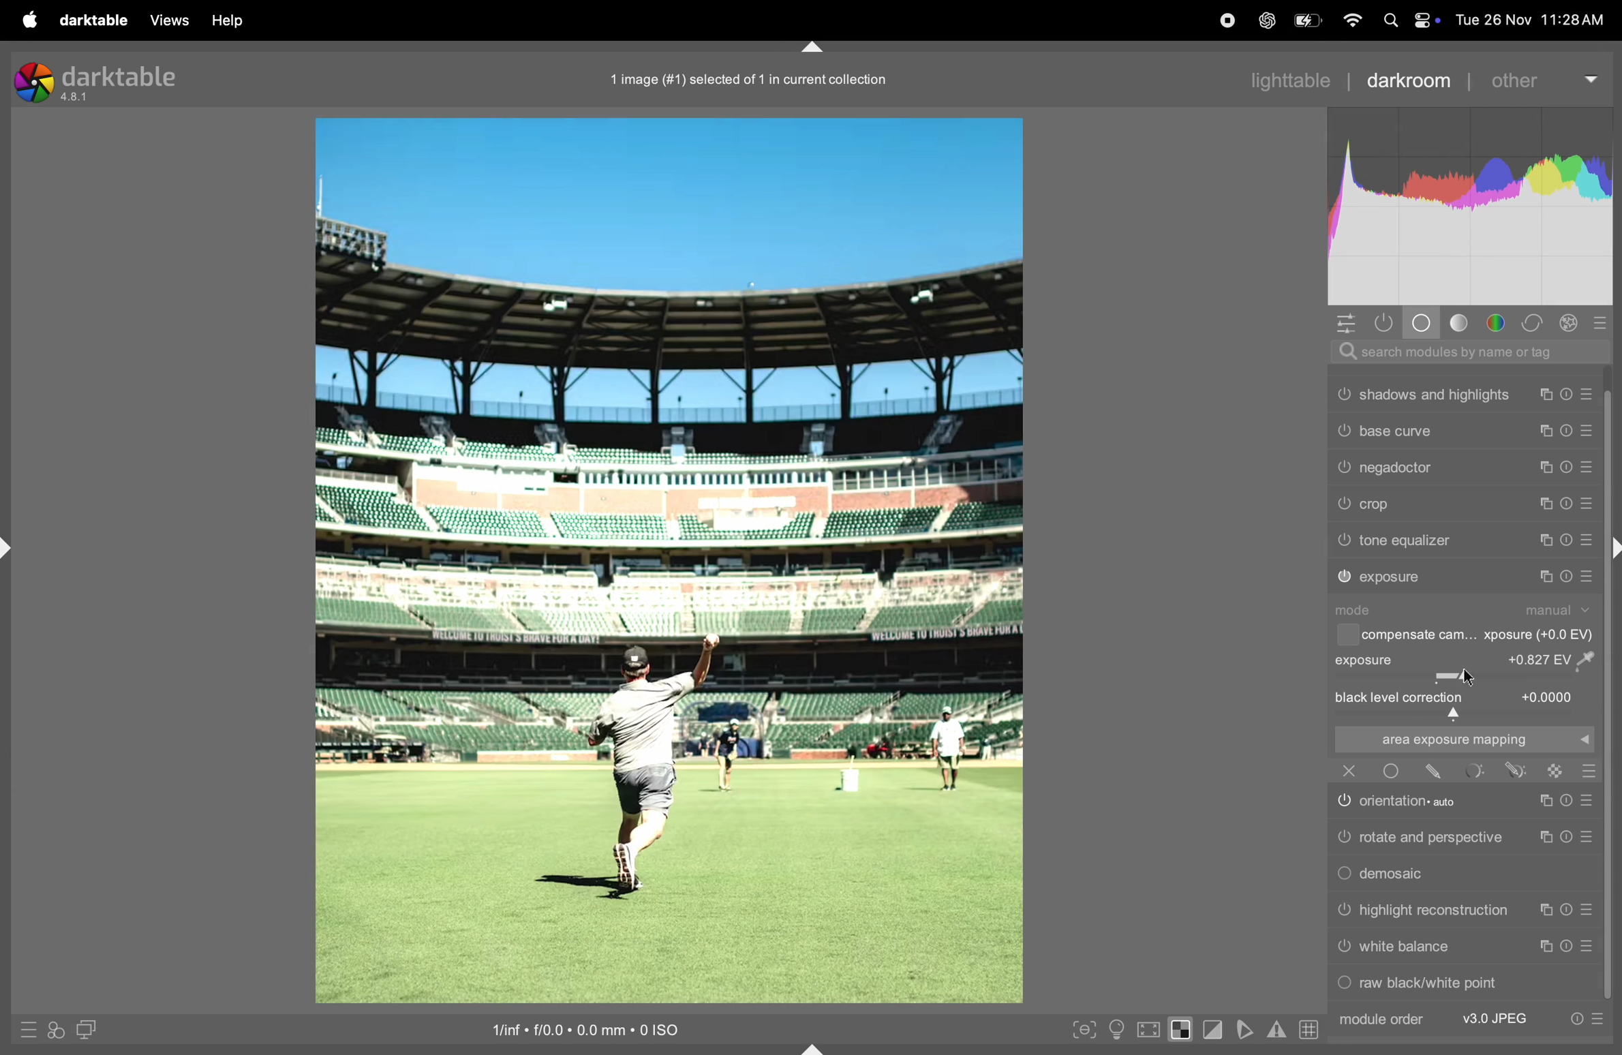  I want to click on presets, so click(1603, 322).